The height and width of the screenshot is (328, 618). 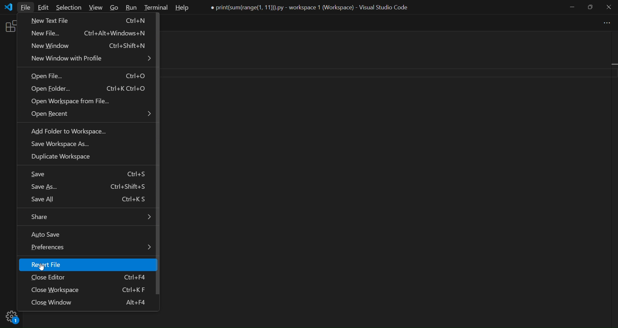 What do you see at coordinates (69, 7) in the screenshot?
I see `Selection` at bounding box center [69, 7].